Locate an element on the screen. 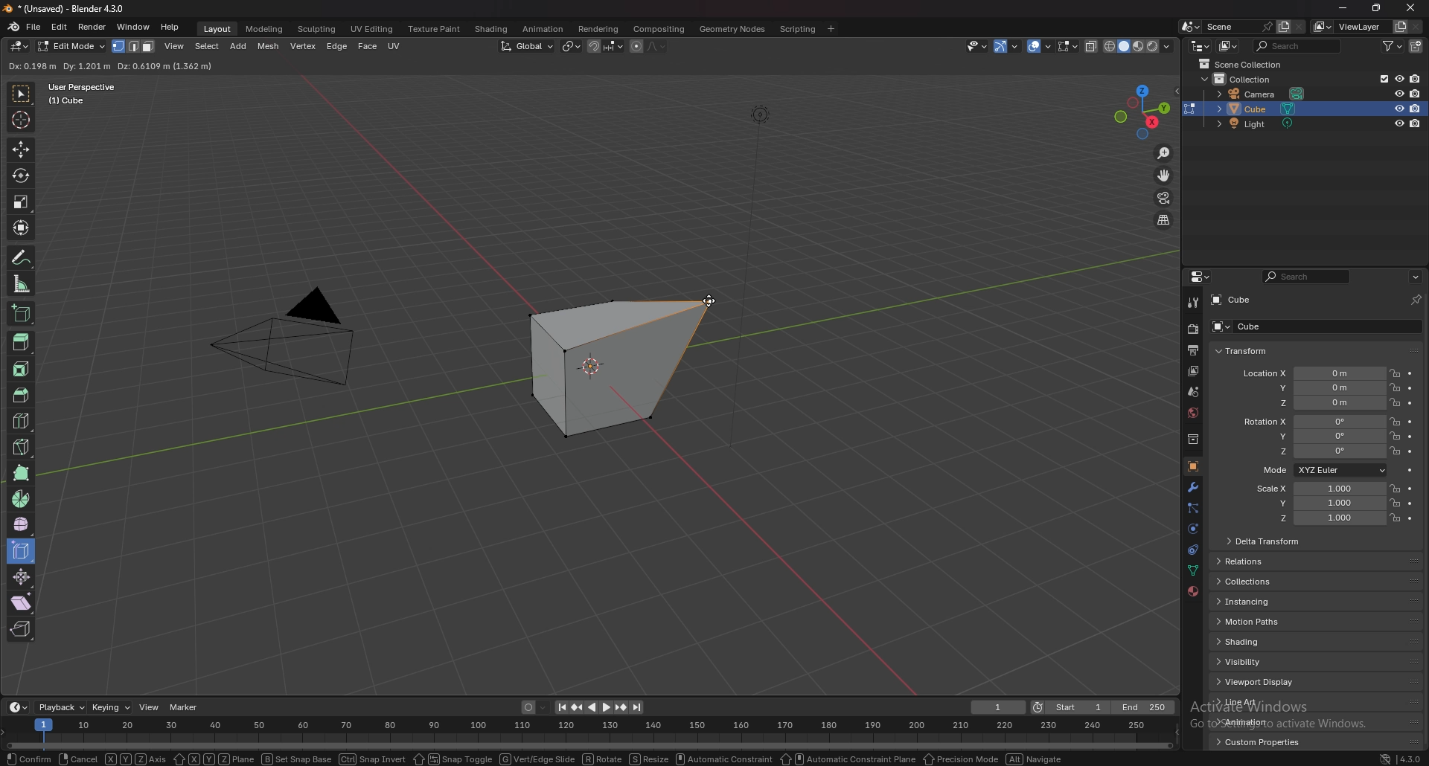 This screenshot has width=1429, height=766. modeling is located at coordinates (263, 29).